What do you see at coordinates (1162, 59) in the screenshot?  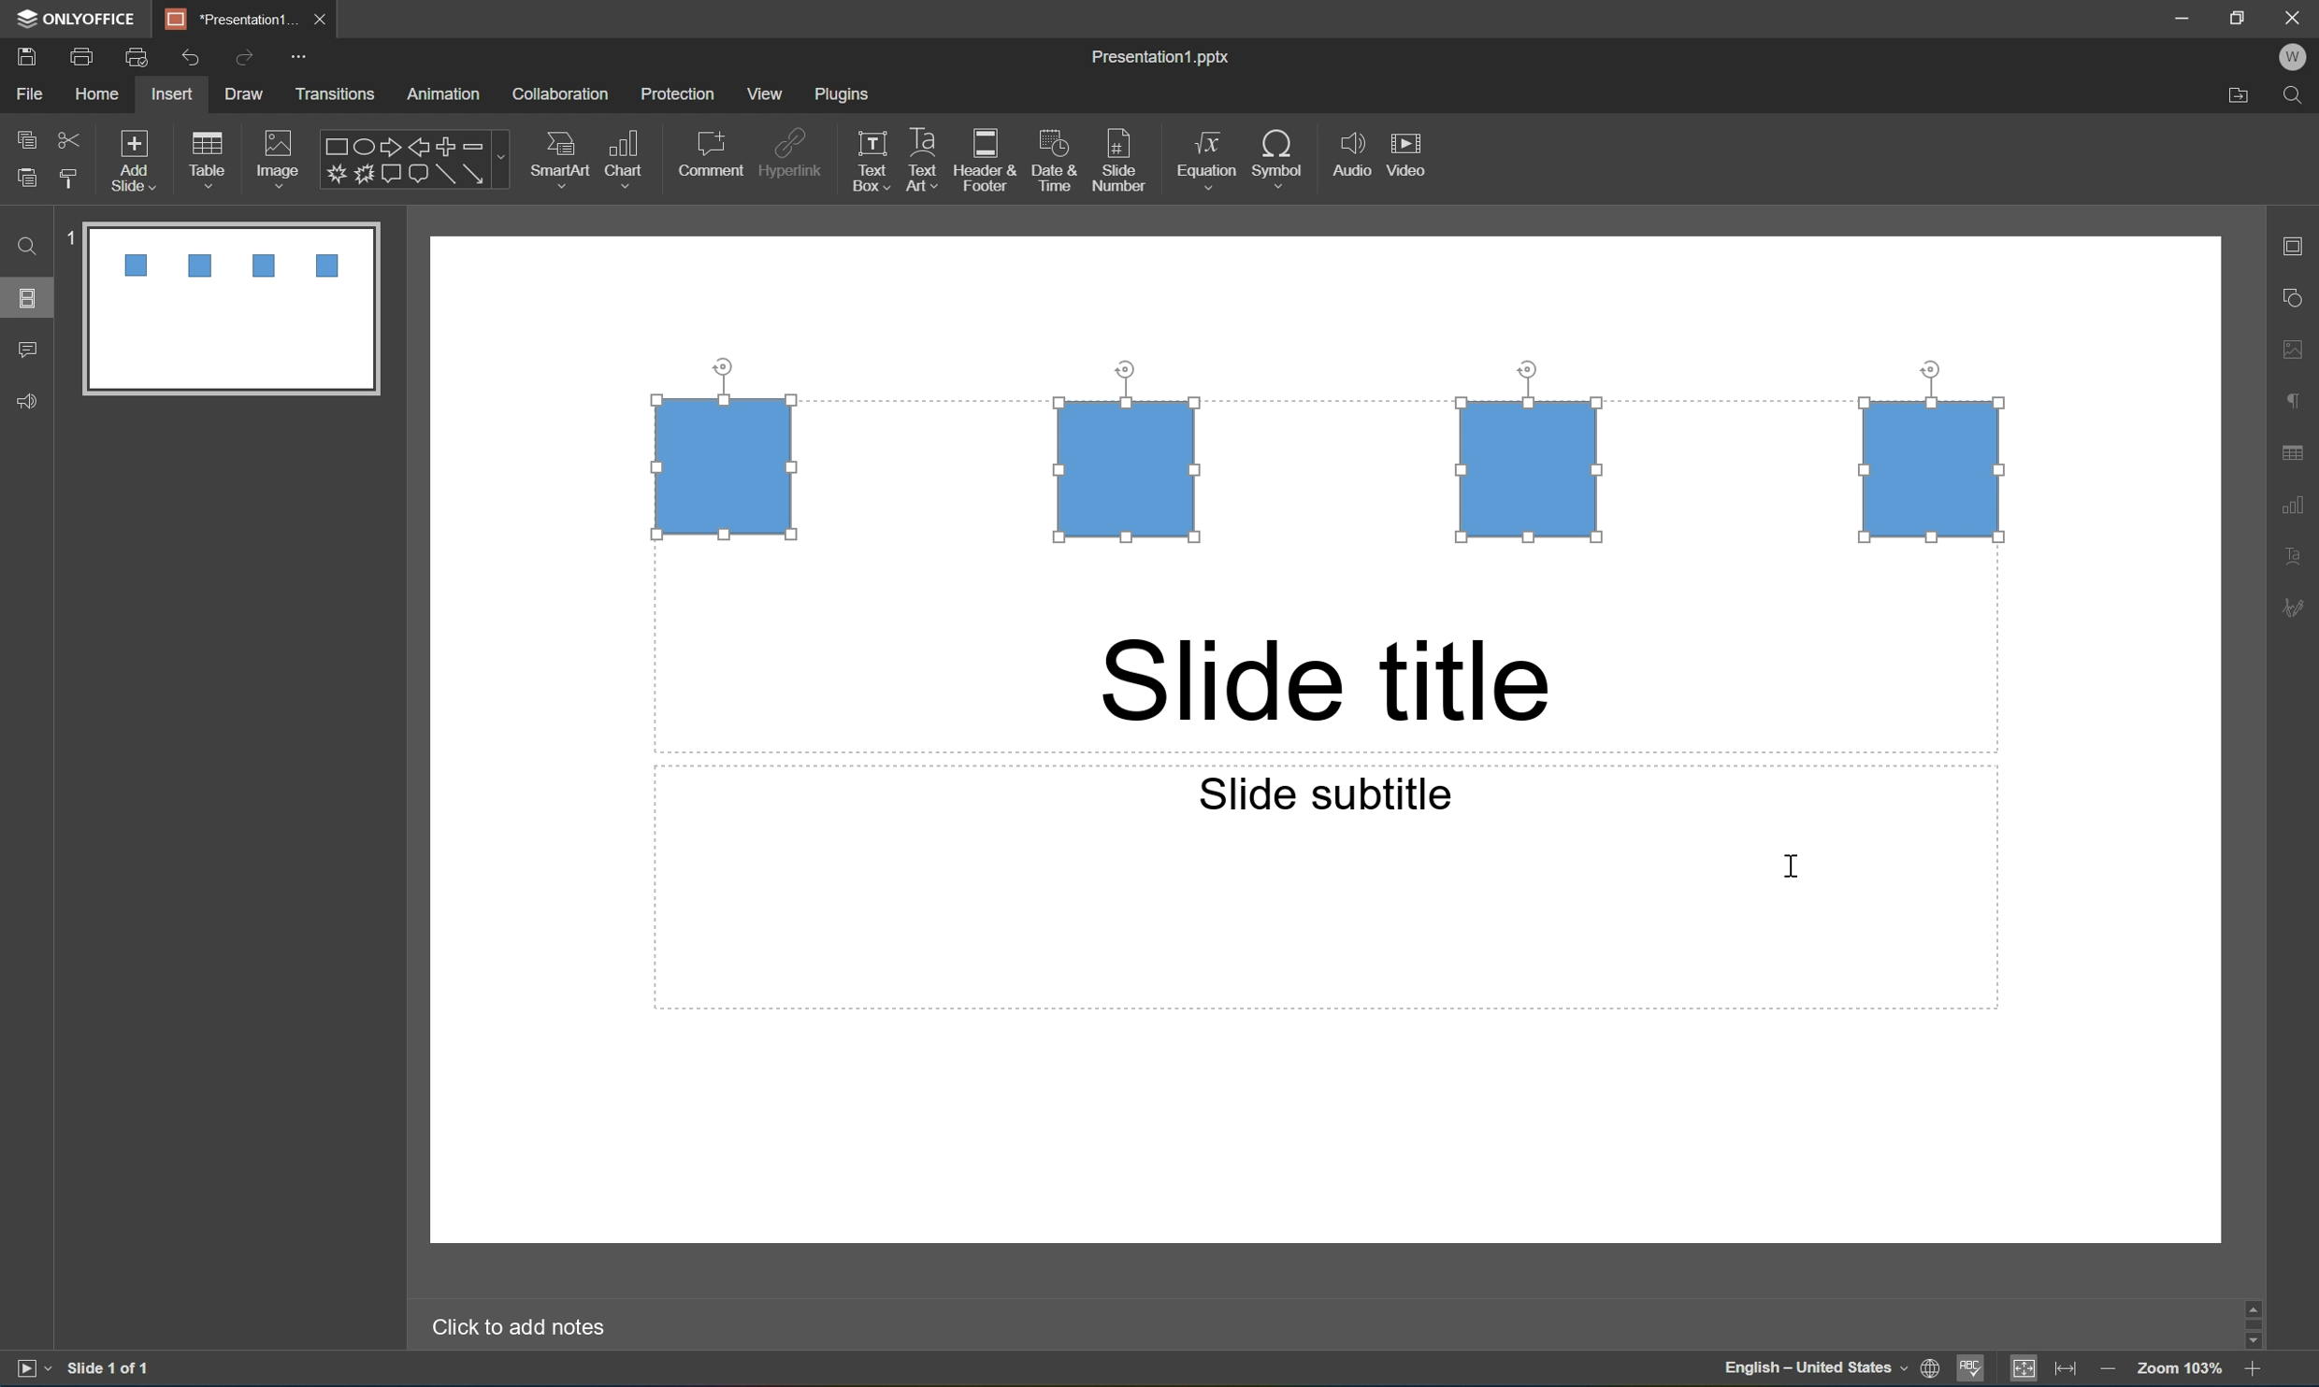 I see `Presentation1.pptx` at bounding box center [1162, 59].